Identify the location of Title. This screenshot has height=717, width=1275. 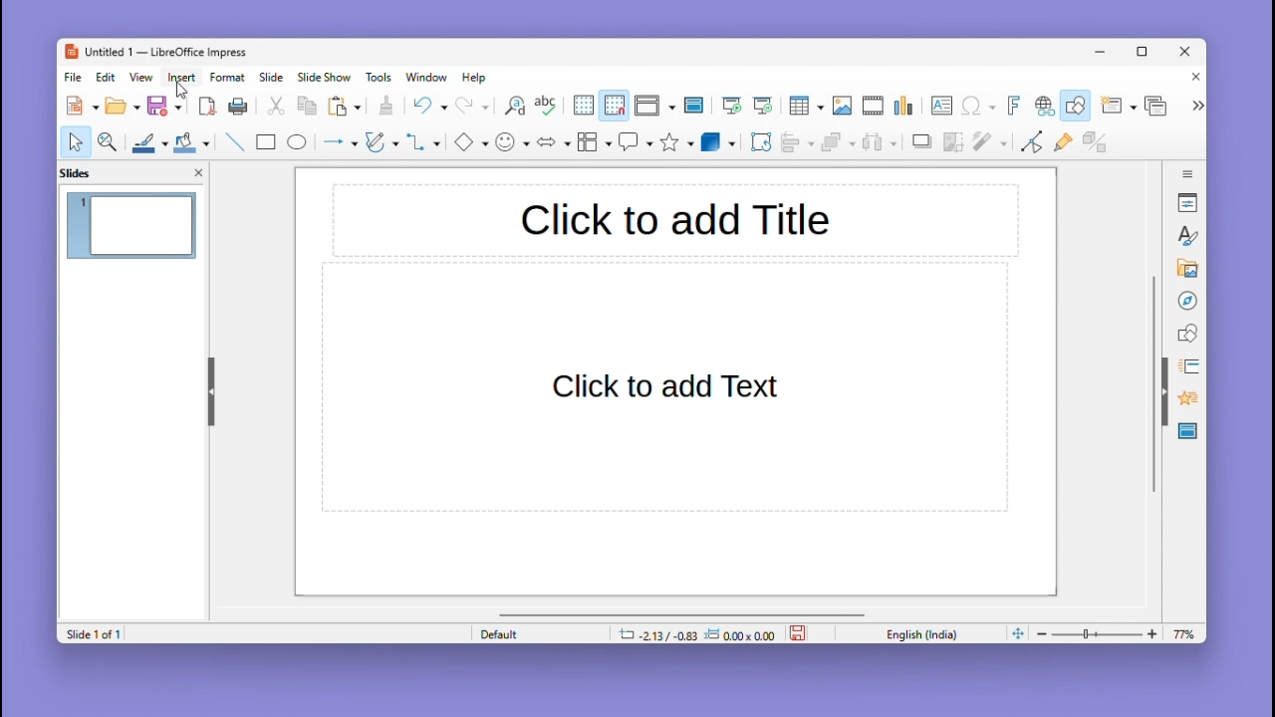
(675, 219).